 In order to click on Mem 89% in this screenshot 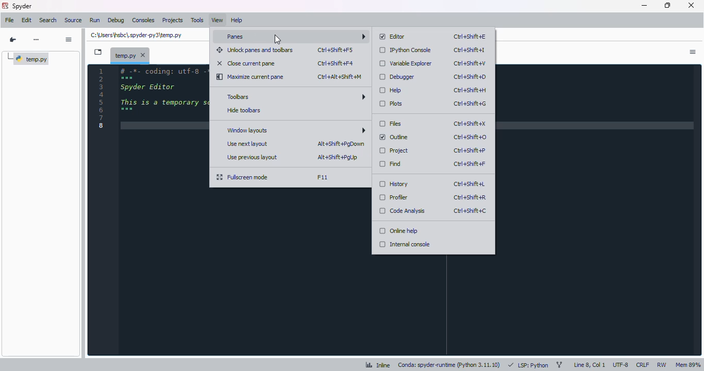, I will do `click(688, 365)`.